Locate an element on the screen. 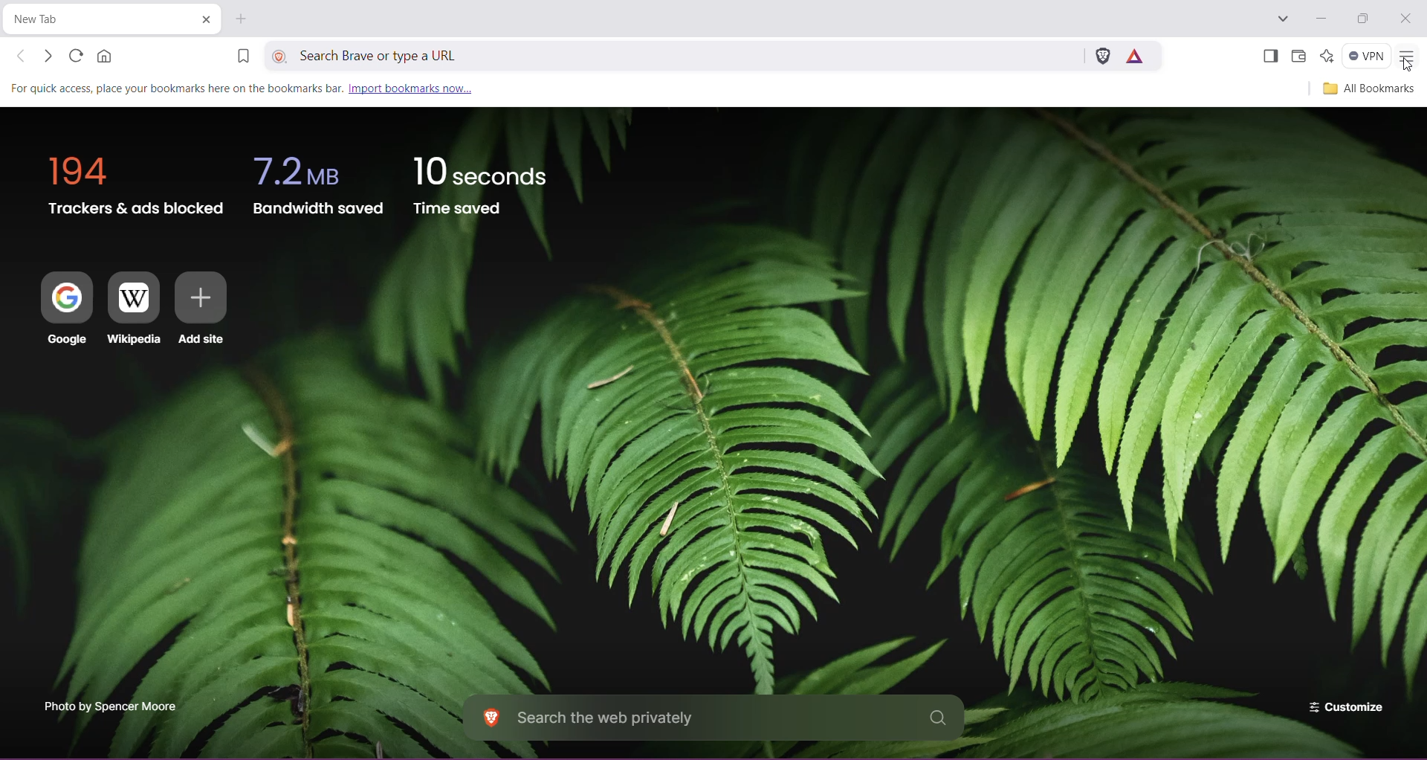 The image size is (1427, 760). Wikipedia is located at coordinates (134, 310).